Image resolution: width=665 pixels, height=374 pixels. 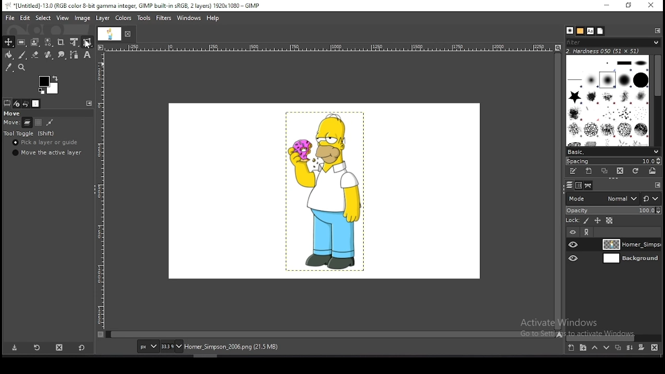 I want to click on home_simpsons_2006.png (21.5 mb), so click(x=231, y=348).